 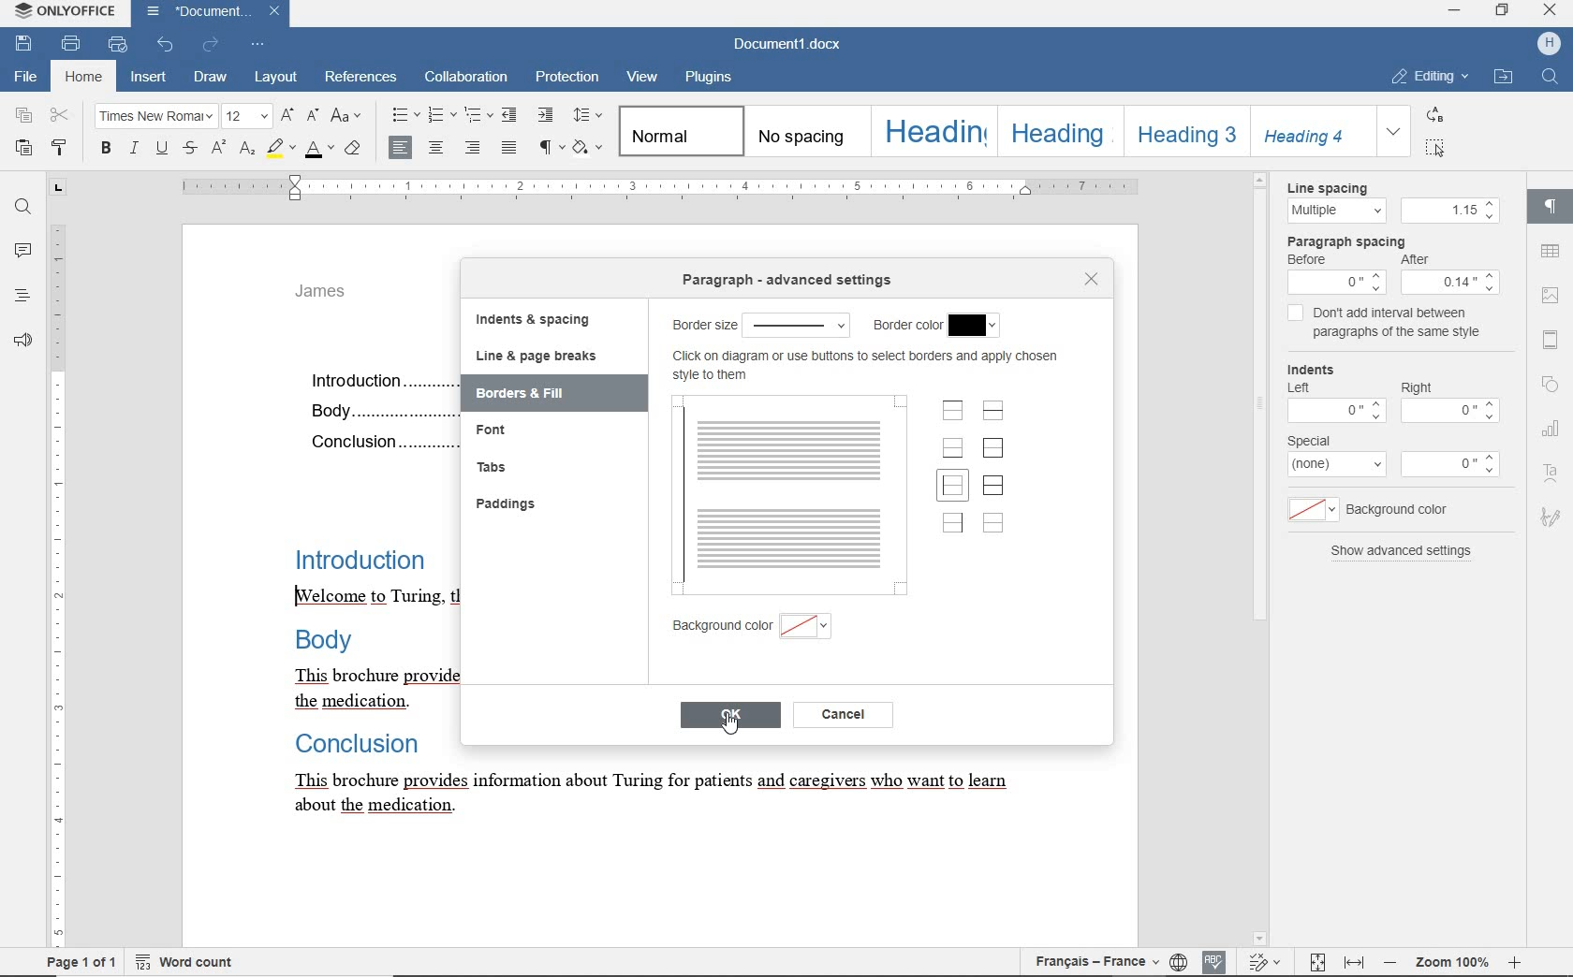 What do you see at coordinates (844, 715) in the screenshot?
I see `cancel` at bounding box center [844, 715].